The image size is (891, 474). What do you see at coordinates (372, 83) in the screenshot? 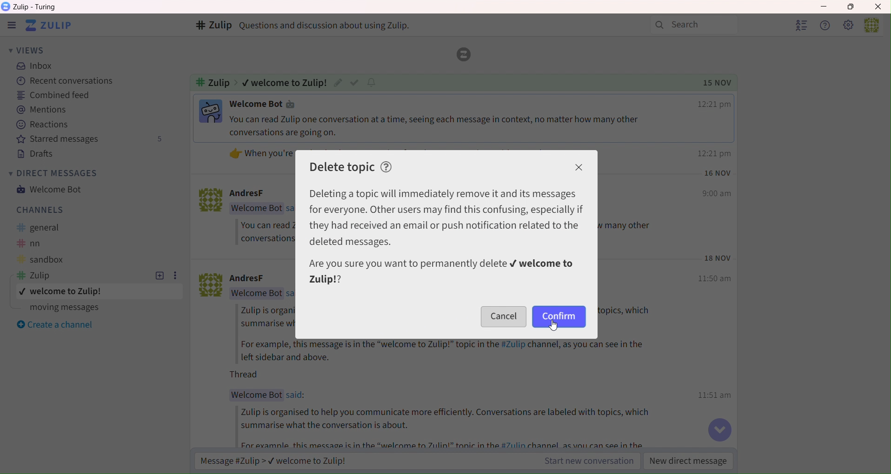
I see `Notifications` at bounding box center [372, 83].